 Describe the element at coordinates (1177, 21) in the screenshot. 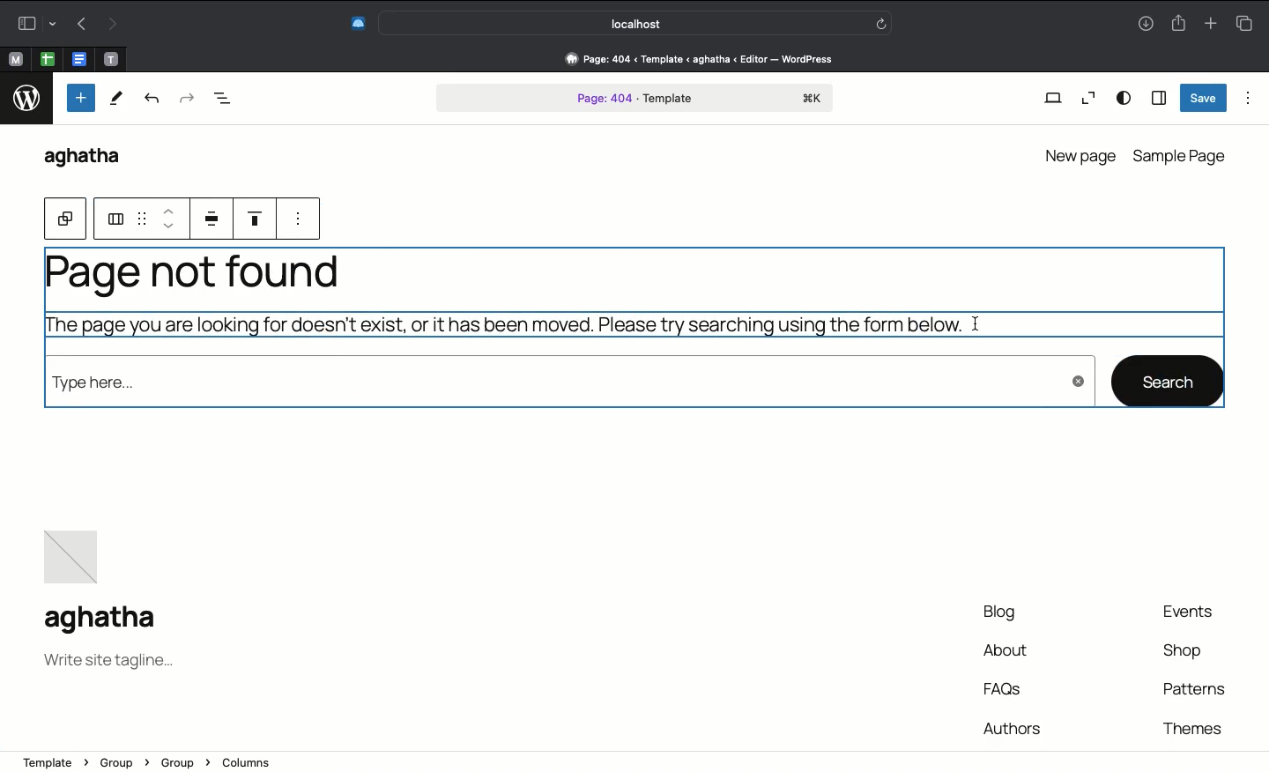

I see `Share` at that location.